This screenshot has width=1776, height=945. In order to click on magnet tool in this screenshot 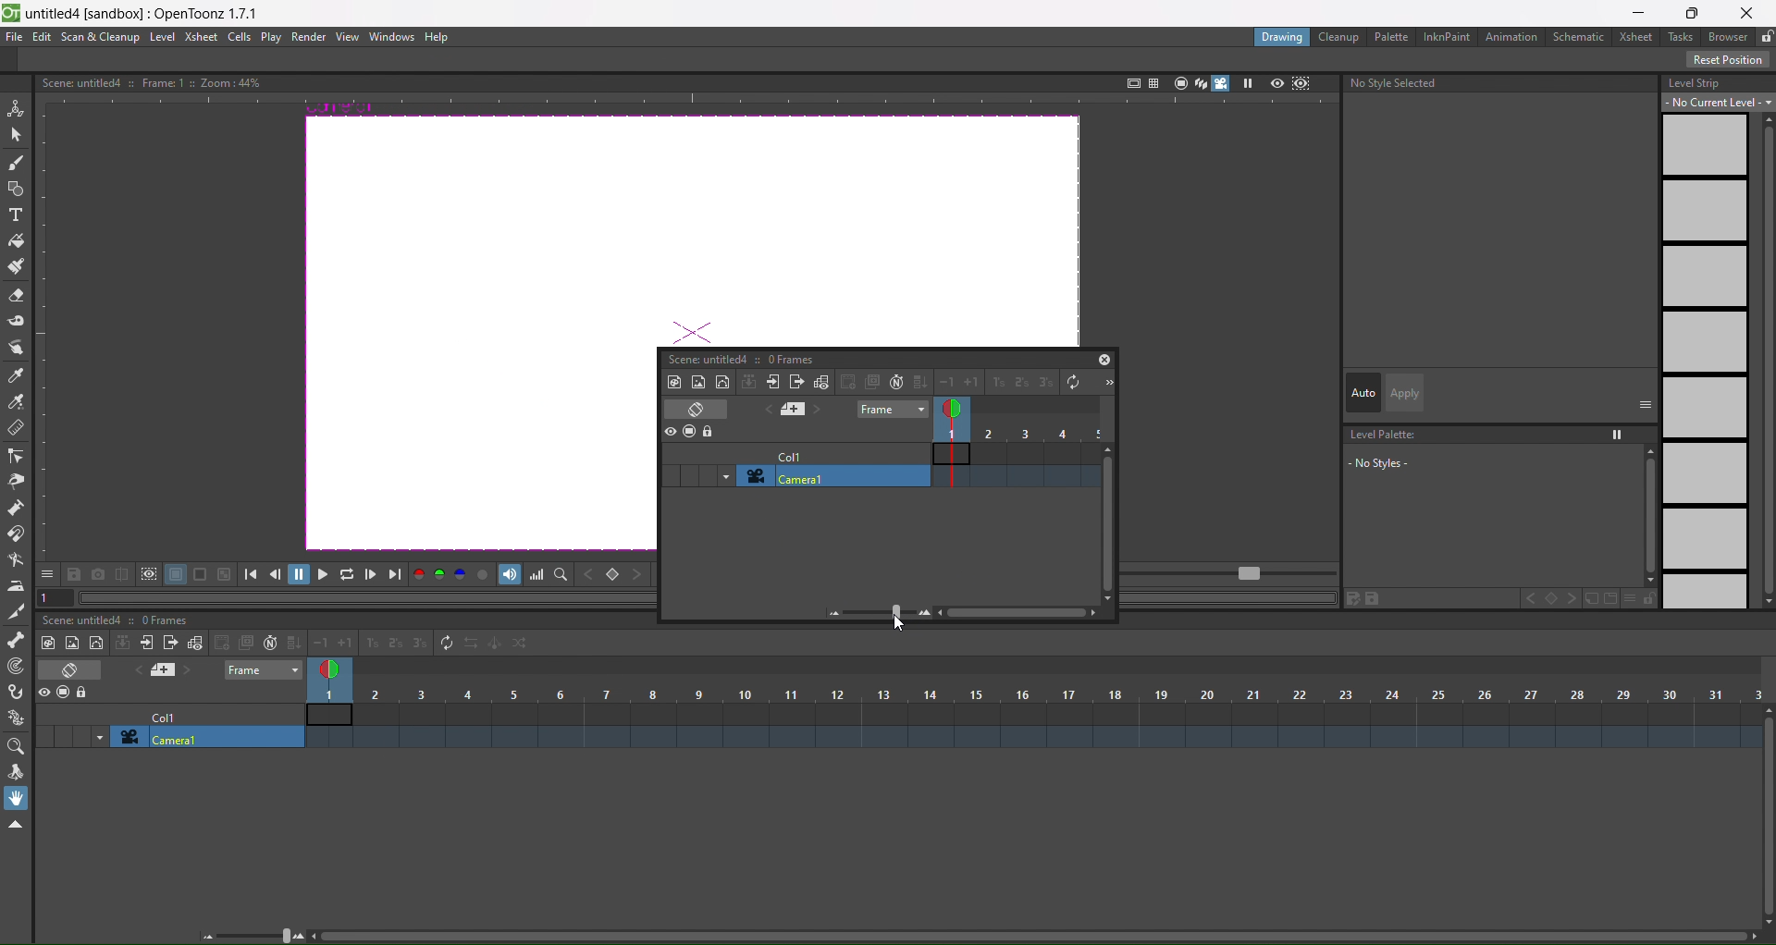, I will do `click(16, 533)`.